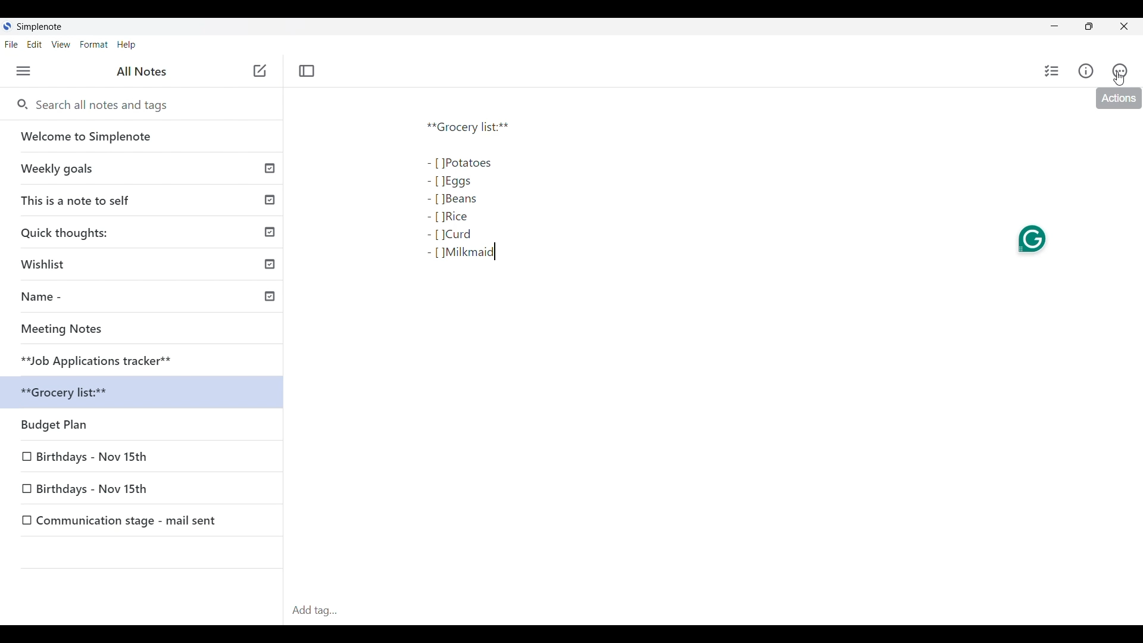 The image size is (1143, 643). Describe the element at coordinates (147, 170) in the screenshot. I see `Weekly goals` at that location.